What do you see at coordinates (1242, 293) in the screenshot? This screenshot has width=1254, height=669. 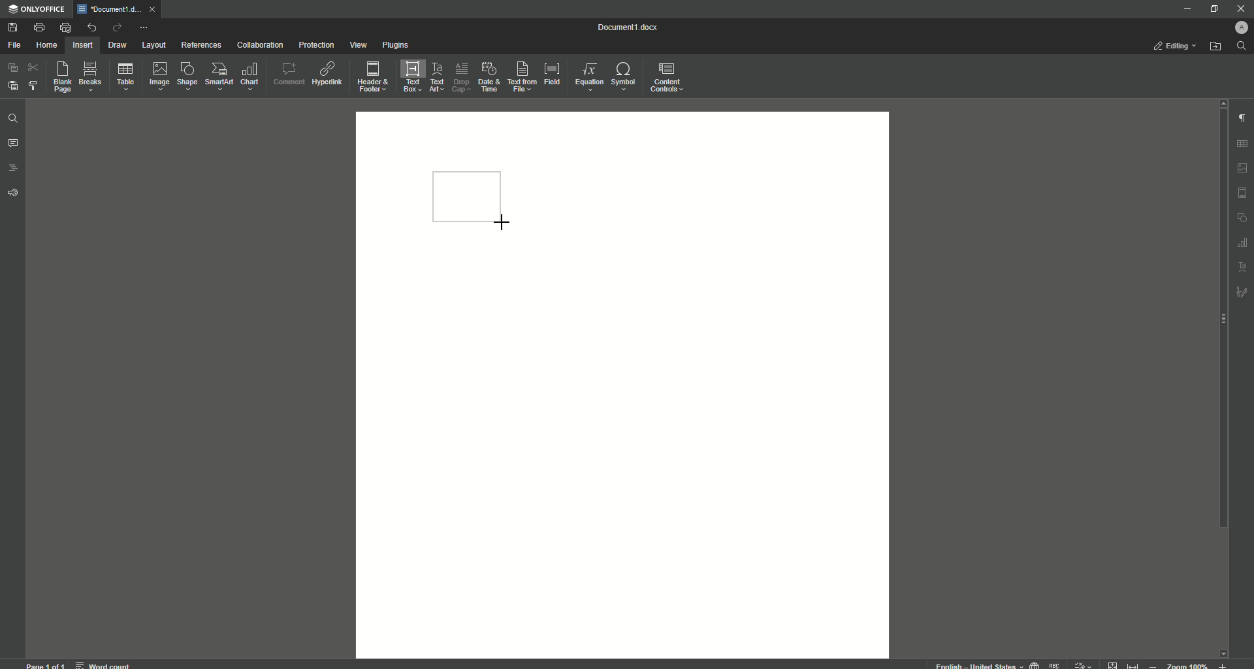 I see `signature` at bounding box center [1242, 293].